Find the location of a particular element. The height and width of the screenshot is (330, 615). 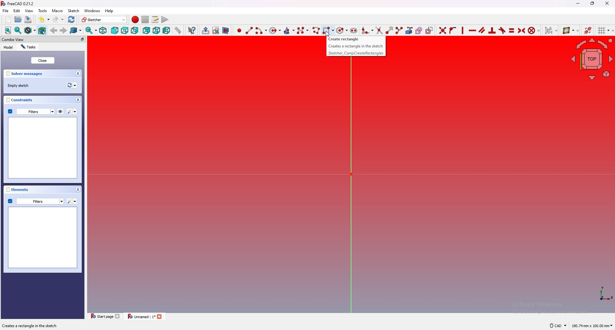

hide is located at coordinates (60, 112).